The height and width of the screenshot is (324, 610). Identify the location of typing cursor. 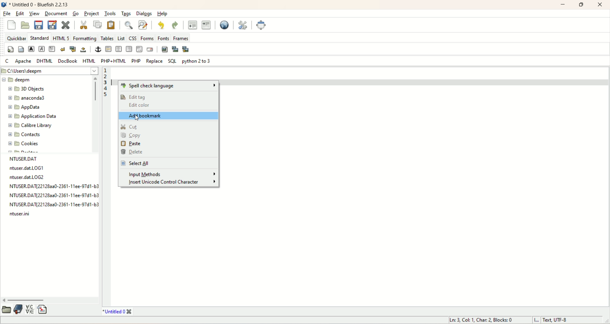
(114, 82).